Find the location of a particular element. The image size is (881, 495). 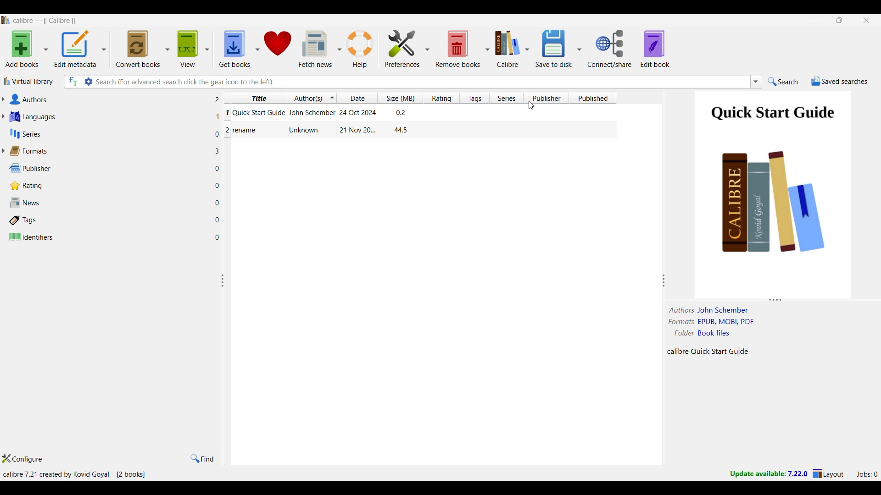

0.2 is located at coordinates (400, 112).